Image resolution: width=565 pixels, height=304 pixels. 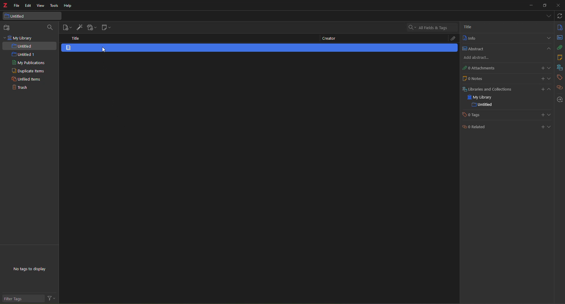 What do you see at coordinates (482, 105) in the screenshot?
I see `untitled` at bounding box center [482, 105].